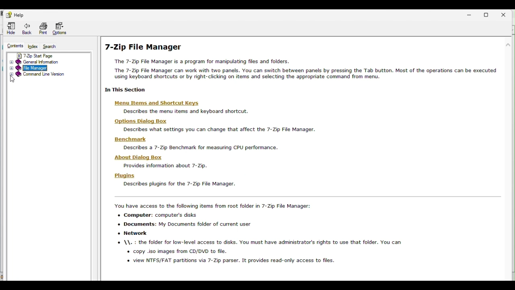 Image resolution: width=515 pixels, height=290 pixels. I want to click on description text, so click(217, 130).